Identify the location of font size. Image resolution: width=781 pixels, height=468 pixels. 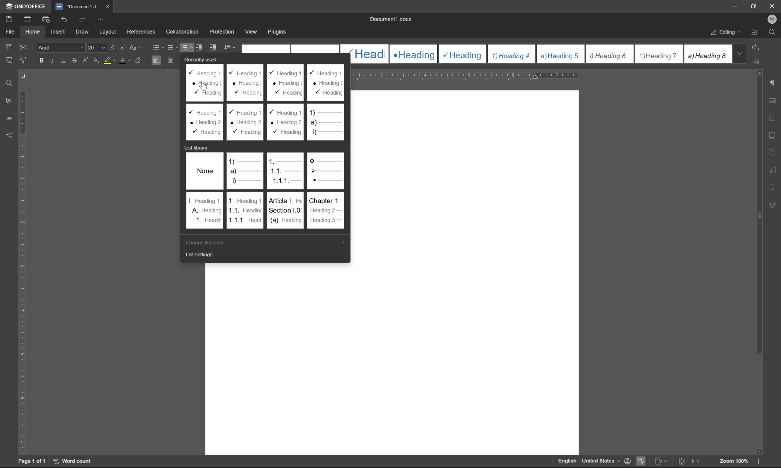
(95, 47).